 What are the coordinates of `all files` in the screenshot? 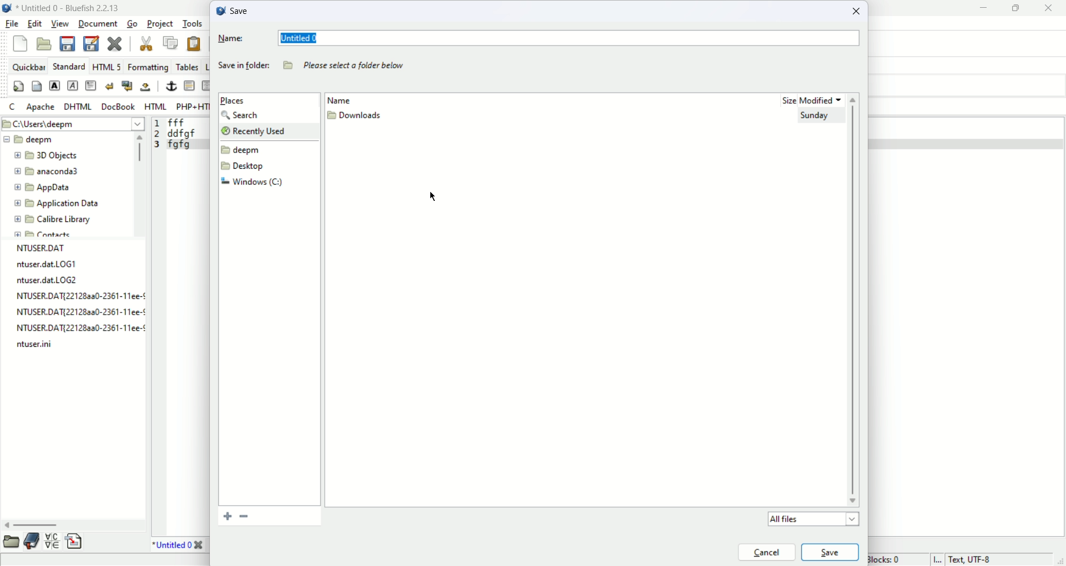 It's located at (811, 519).